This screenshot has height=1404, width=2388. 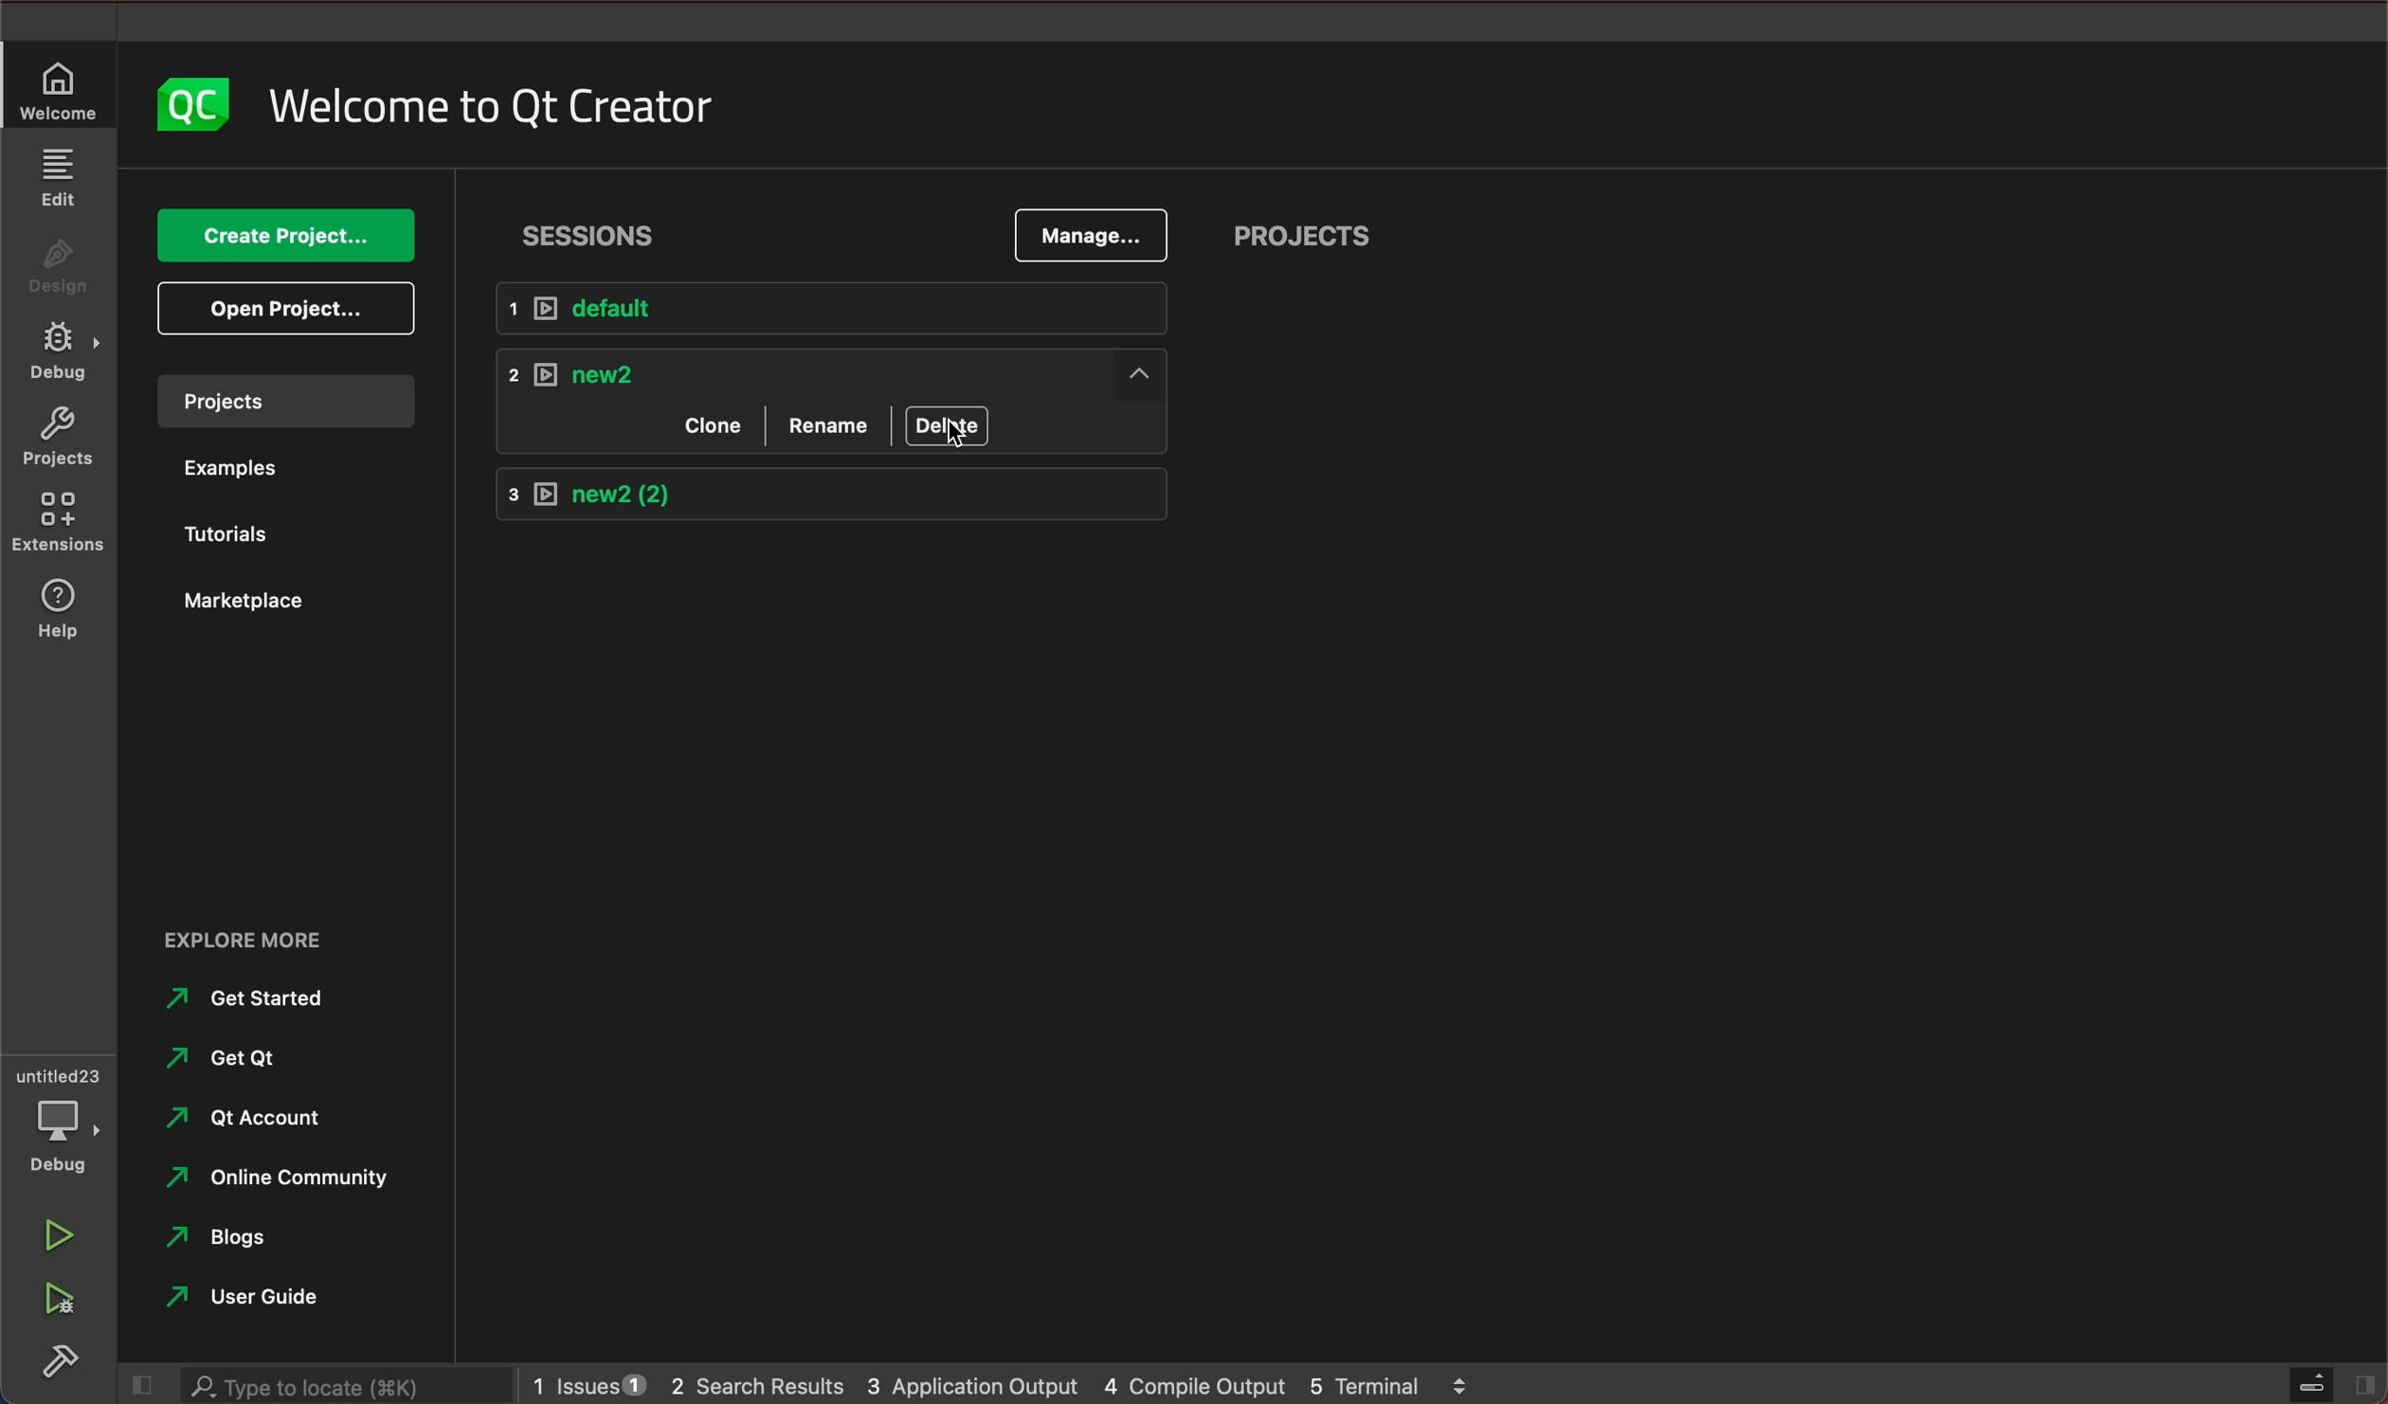 I want to click on Blogs, so click(x=226, y=1242).